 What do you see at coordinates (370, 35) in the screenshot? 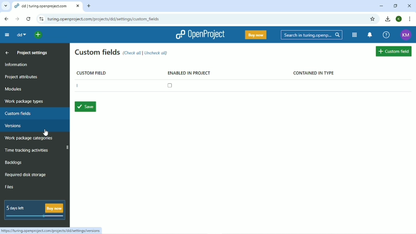
I see `To notification center` at bounding box center [370, 35].